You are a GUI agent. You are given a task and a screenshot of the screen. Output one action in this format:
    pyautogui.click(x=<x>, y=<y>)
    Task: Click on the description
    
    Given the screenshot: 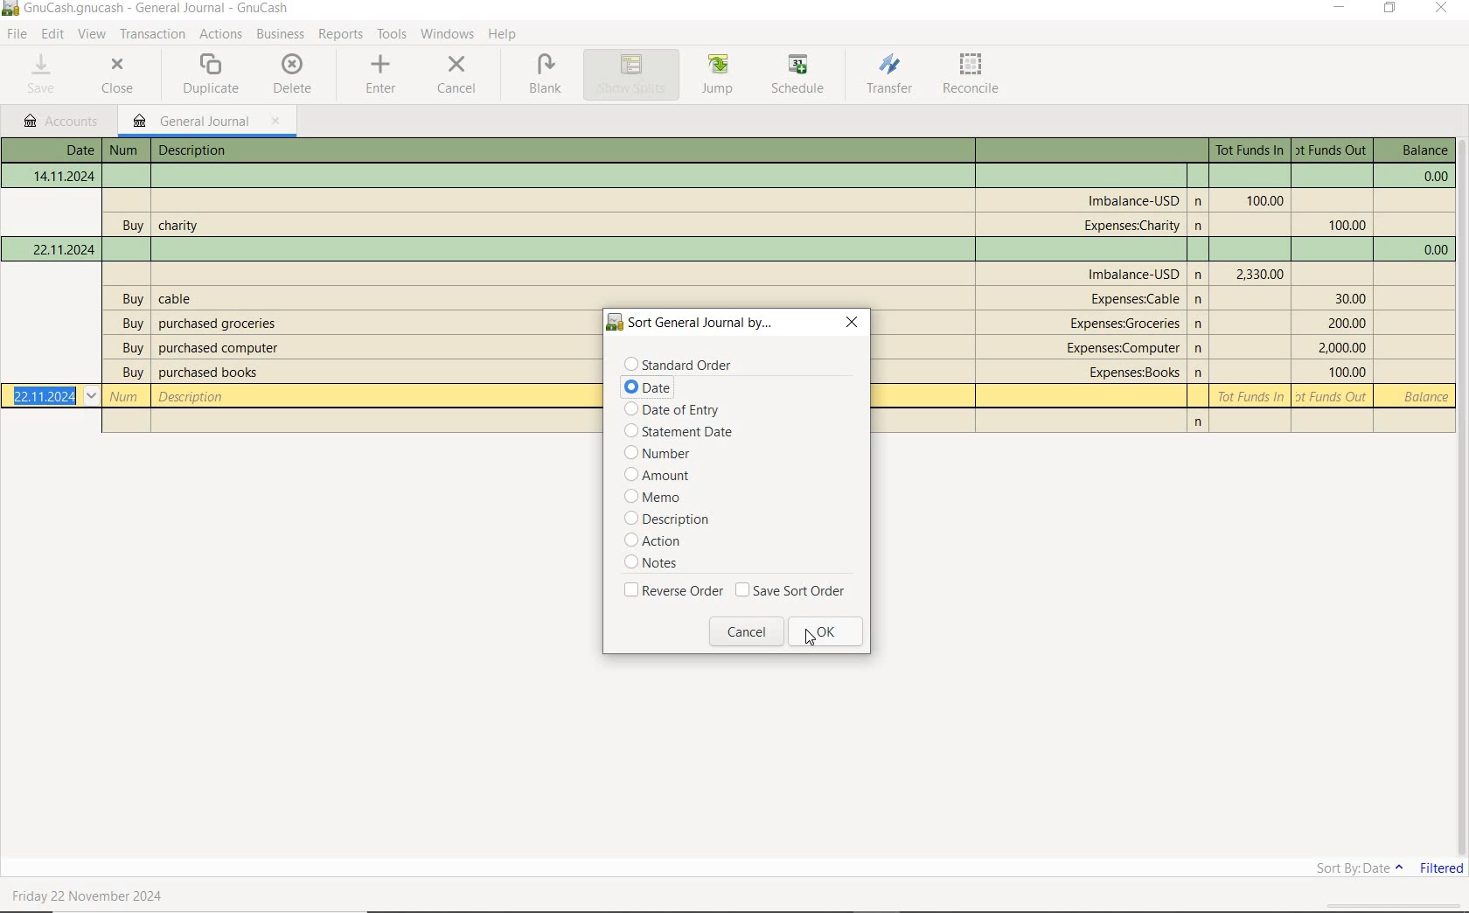 What is the action you would take?
    pyautogui.click(x=177, y=298)
    